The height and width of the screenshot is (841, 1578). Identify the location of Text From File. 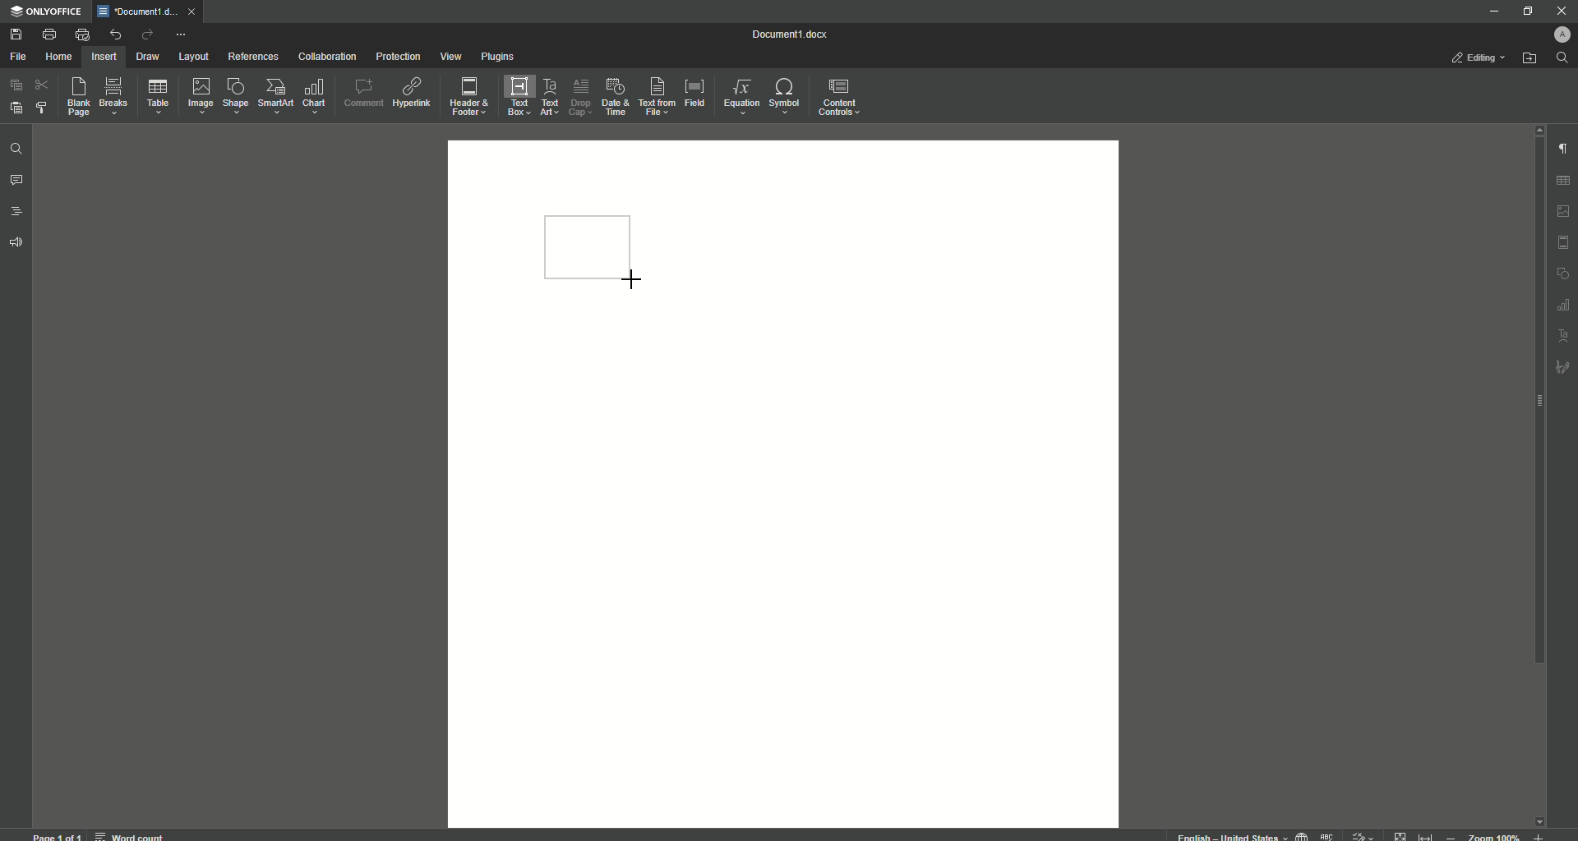
(654, 95).